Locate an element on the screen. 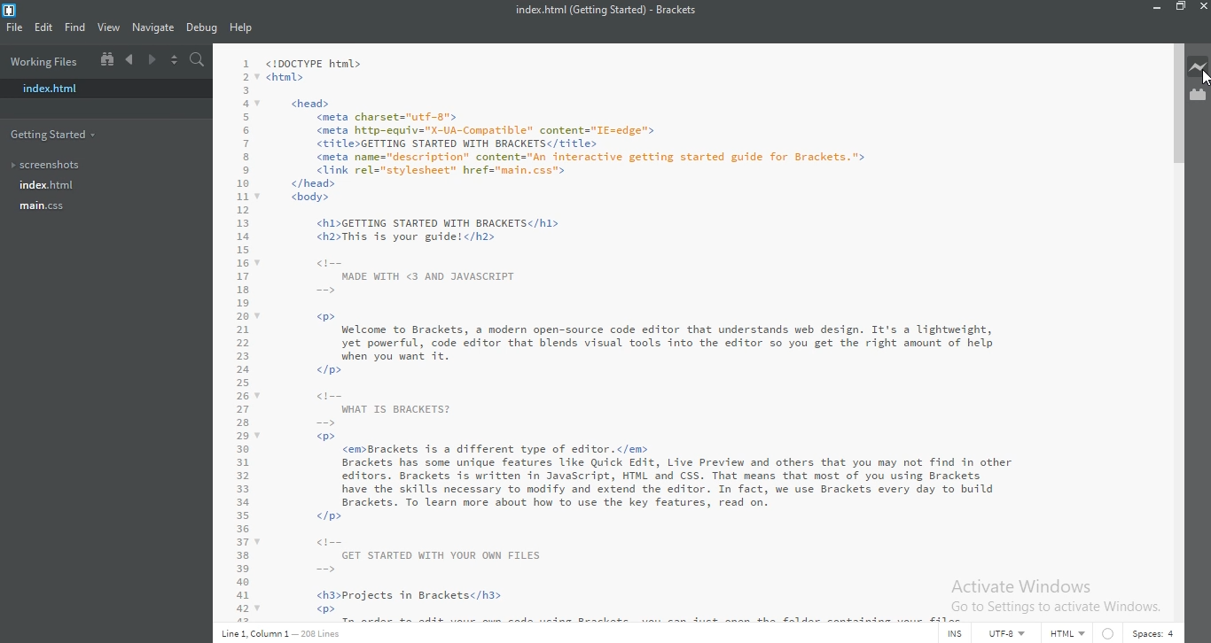 This screenshot has height=643, width=1211. cursor on live preview is located at coordinates (1203, 80).